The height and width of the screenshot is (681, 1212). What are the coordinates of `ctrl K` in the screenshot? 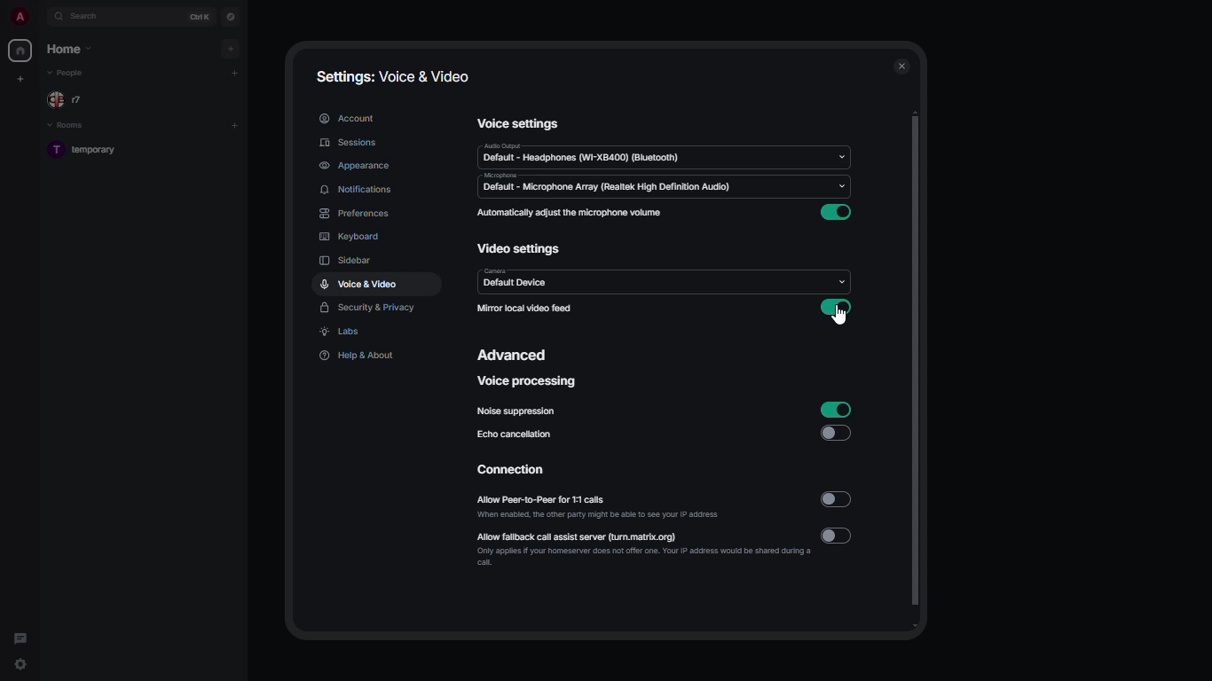 It's located at (199, 17).